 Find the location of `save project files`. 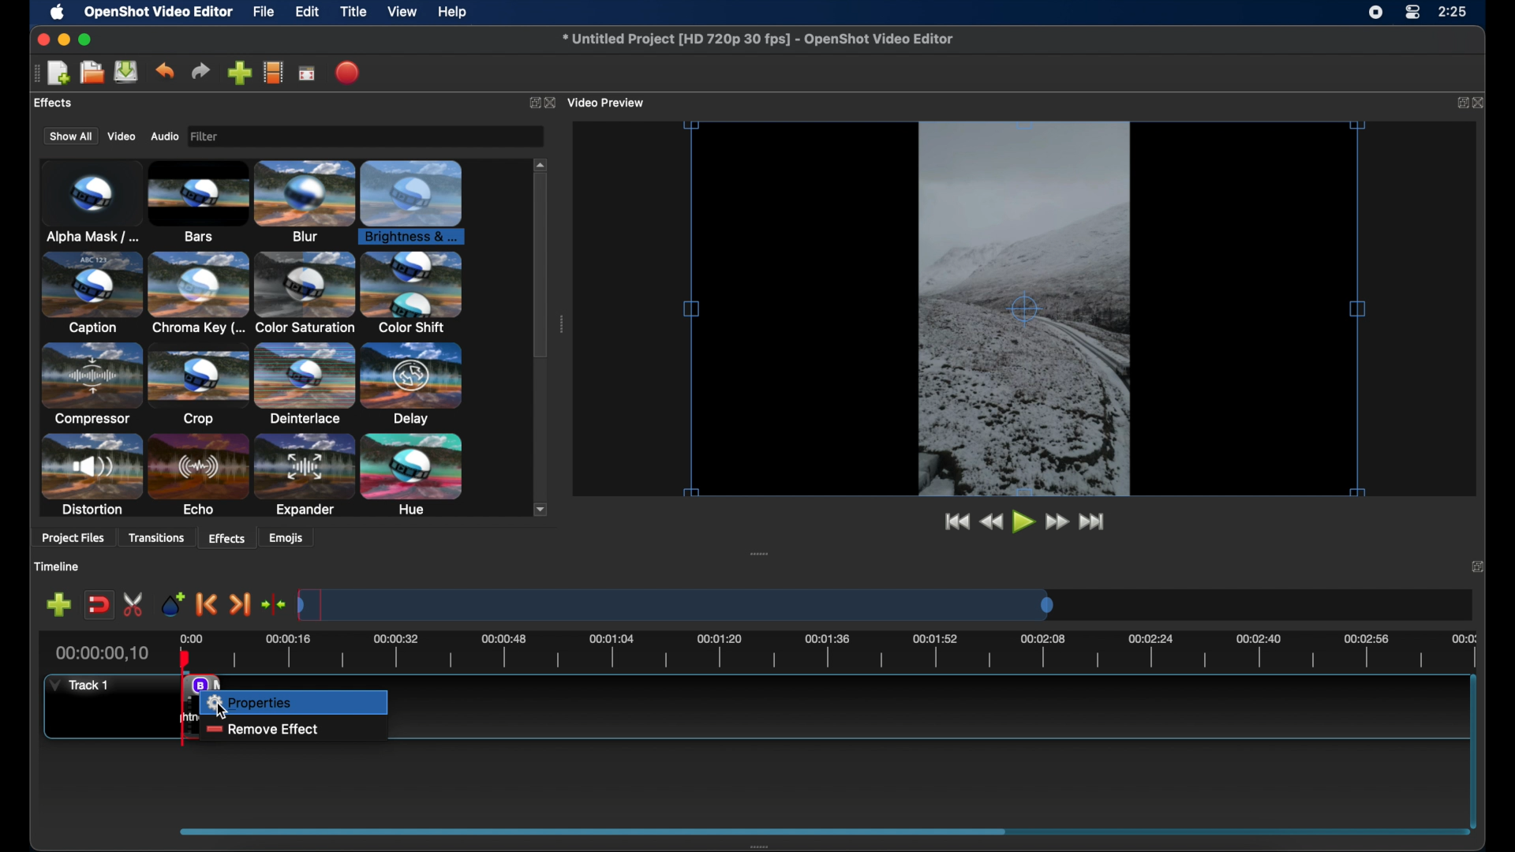

save project files is located at coordinates (126, 72).